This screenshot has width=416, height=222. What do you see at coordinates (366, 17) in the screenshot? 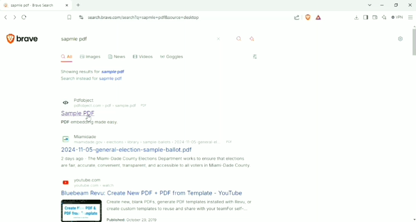
I see `Show sidebar` at bounding box center [366, 17].